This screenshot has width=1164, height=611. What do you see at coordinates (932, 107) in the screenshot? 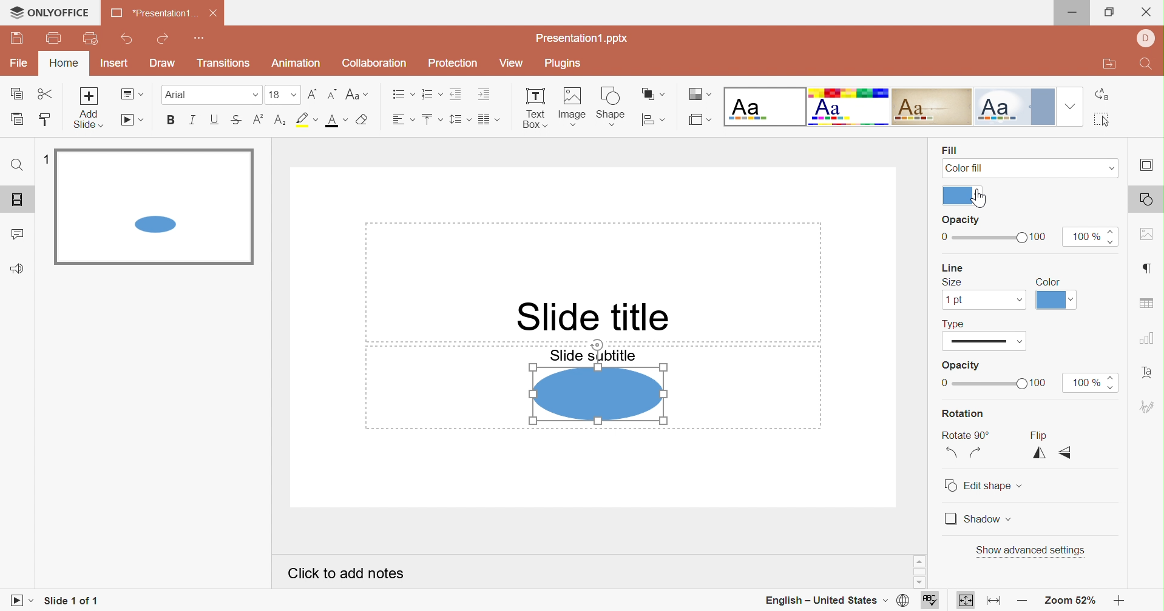
I see `Classic` at bounding box center [932, 107].